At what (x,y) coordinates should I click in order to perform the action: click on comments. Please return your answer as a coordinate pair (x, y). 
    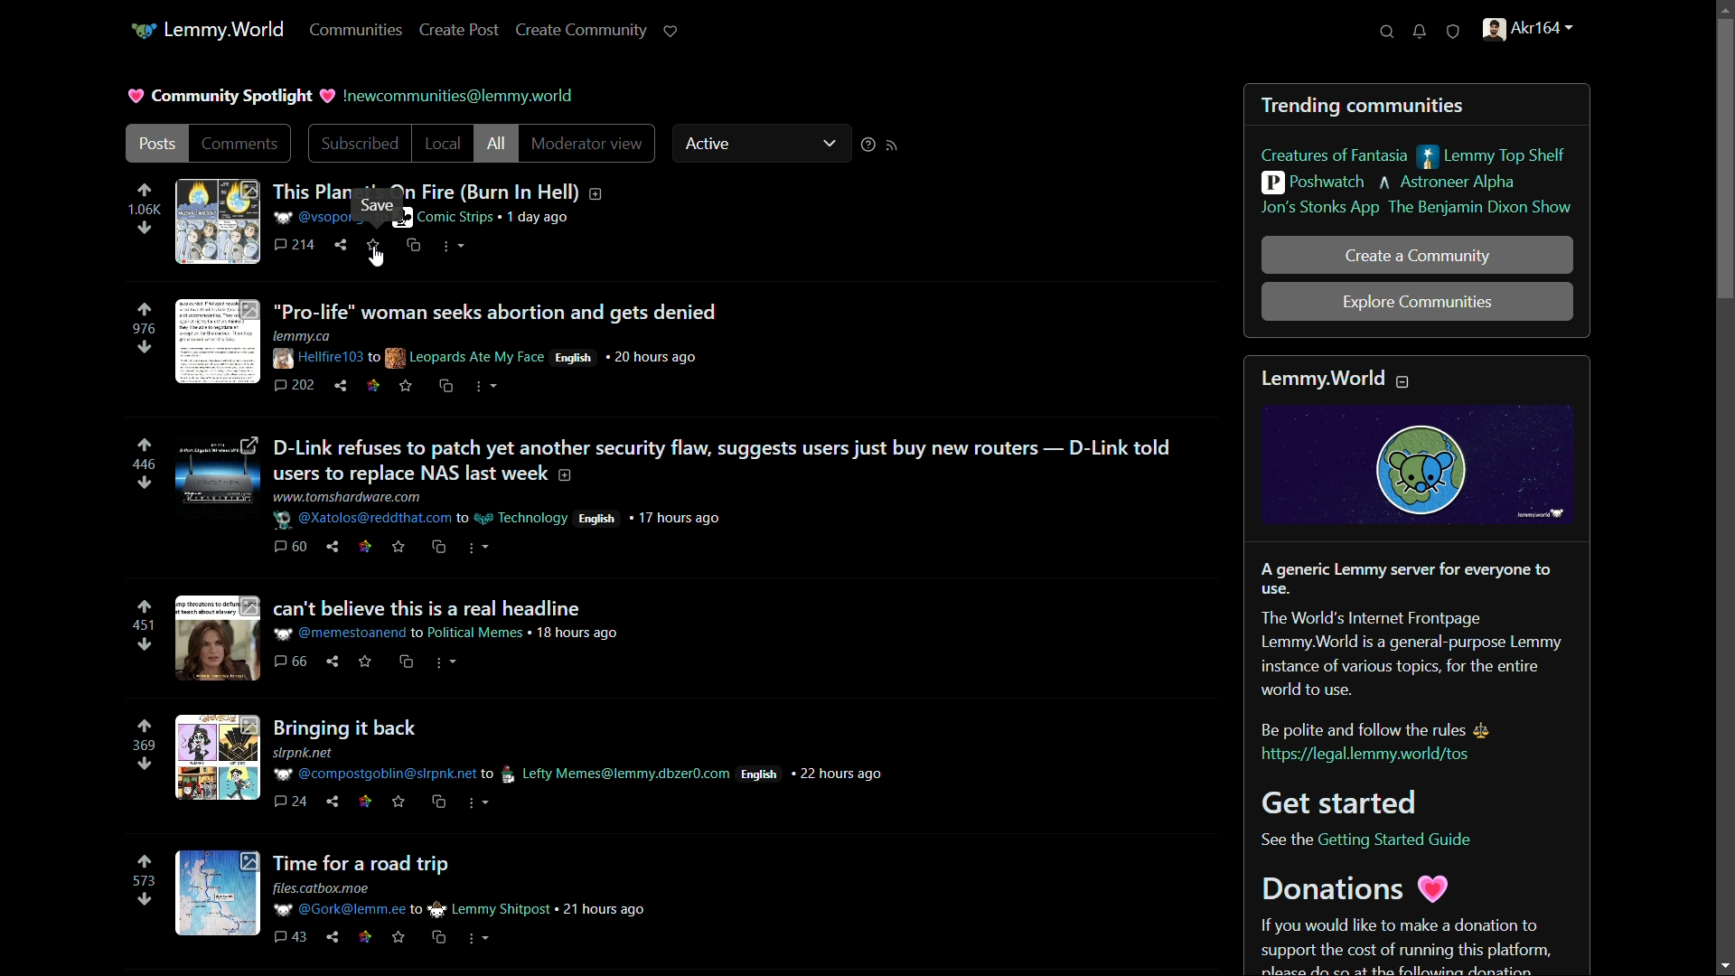
    Looking at the image, I should click on (239, 142).